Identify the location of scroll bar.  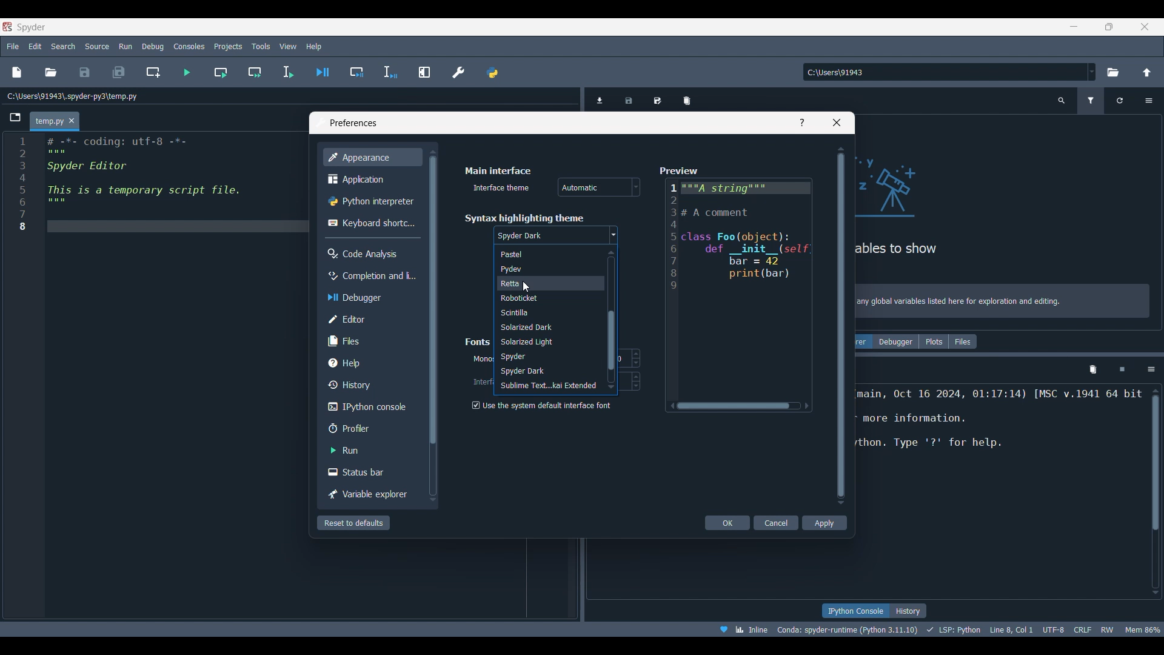
(609, 320).